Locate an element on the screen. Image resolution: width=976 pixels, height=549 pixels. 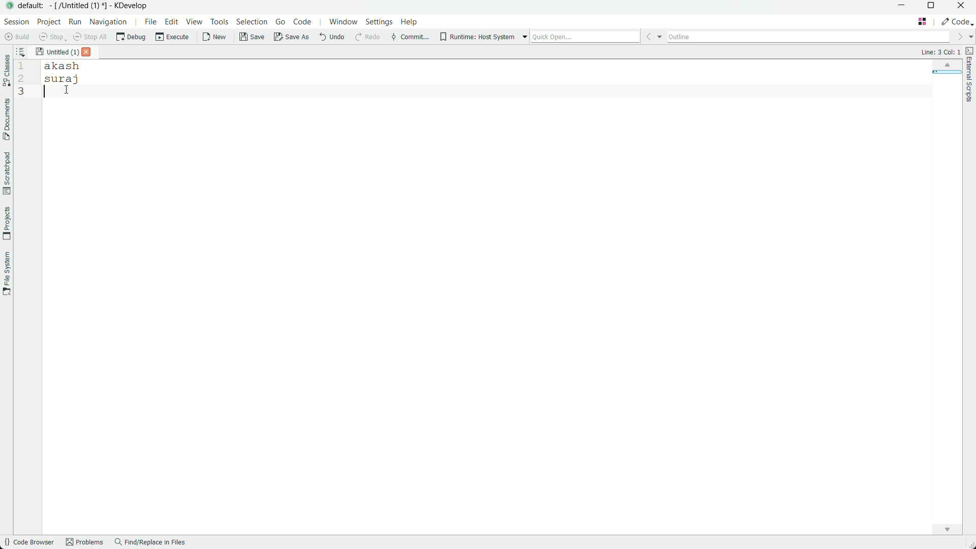
save as is located at coordinates (291, 38).